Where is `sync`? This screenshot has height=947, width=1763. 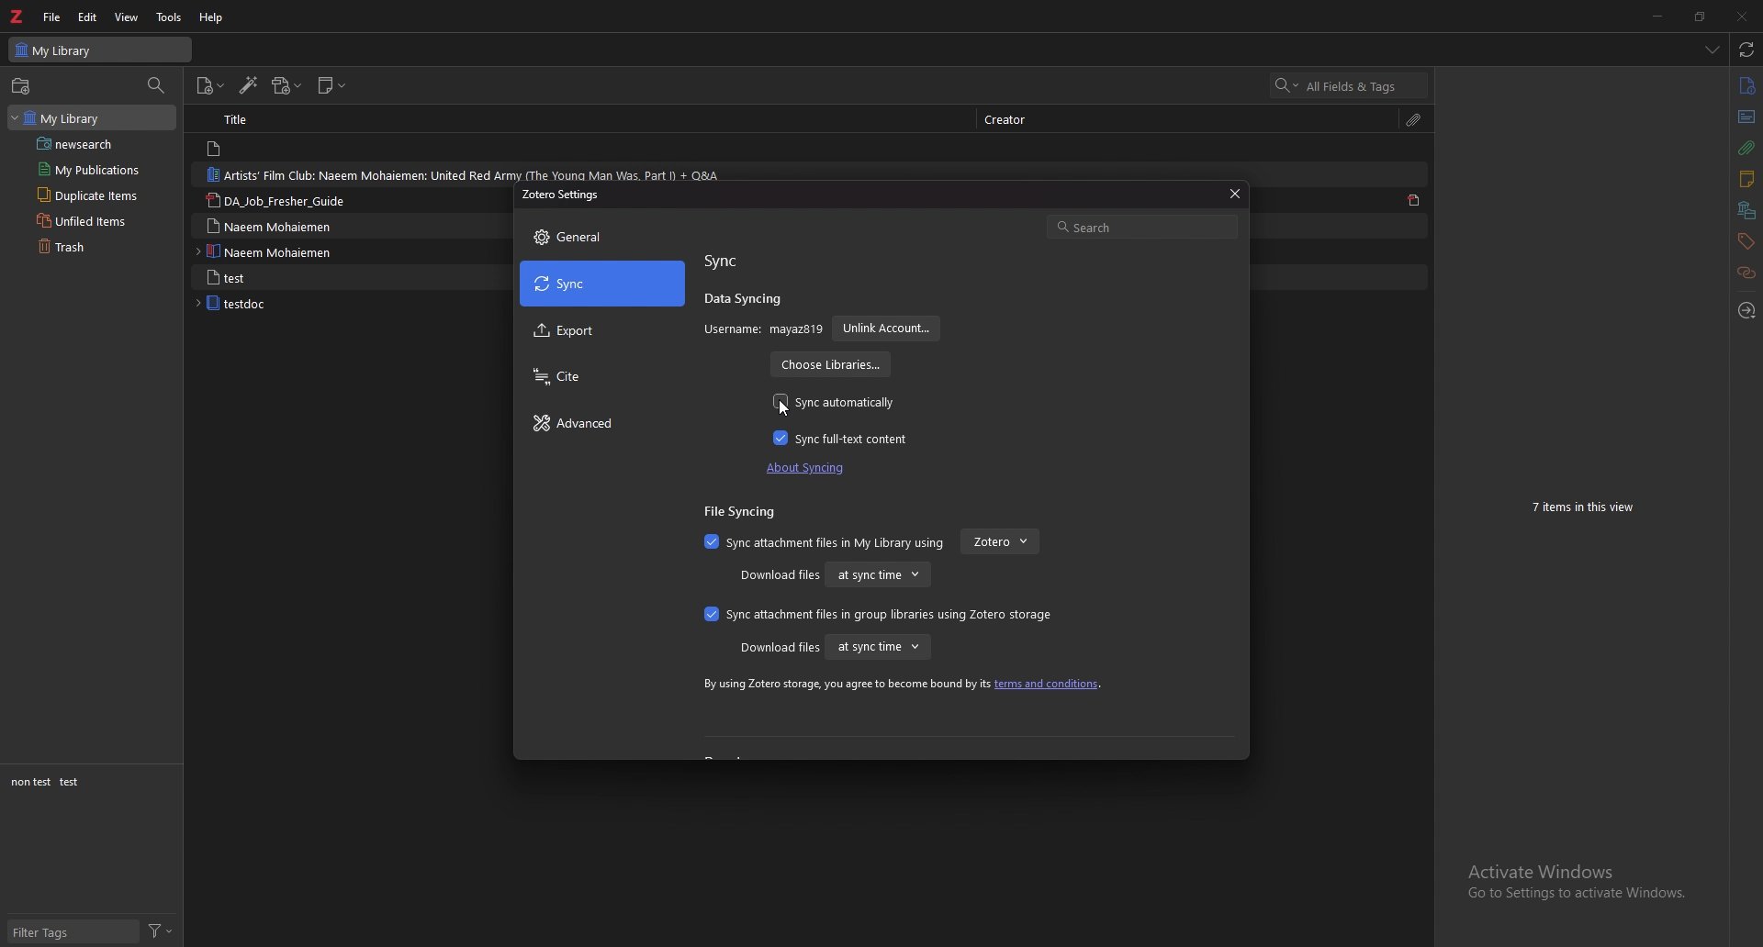
sync is located at coordinates (725, 262).